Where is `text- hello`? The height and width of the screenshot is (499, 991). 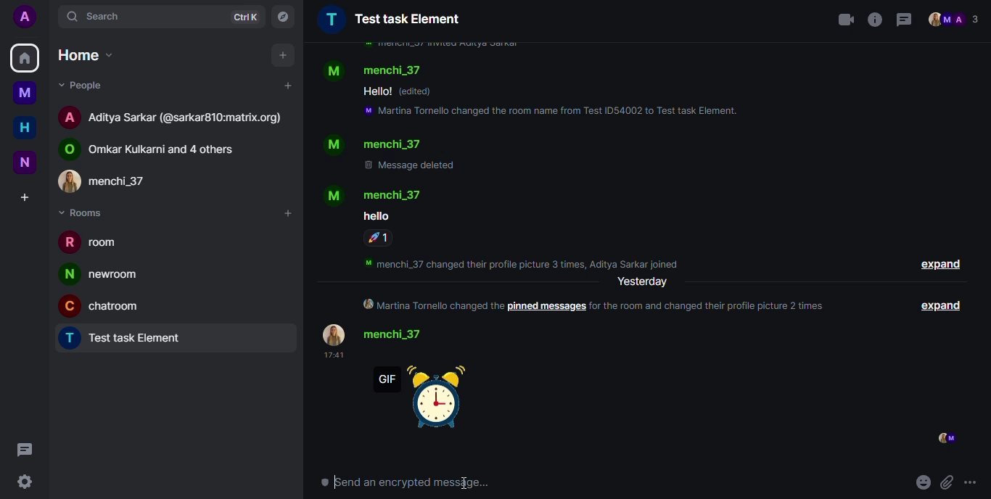
text- hello is located at coordinates (377, 91).